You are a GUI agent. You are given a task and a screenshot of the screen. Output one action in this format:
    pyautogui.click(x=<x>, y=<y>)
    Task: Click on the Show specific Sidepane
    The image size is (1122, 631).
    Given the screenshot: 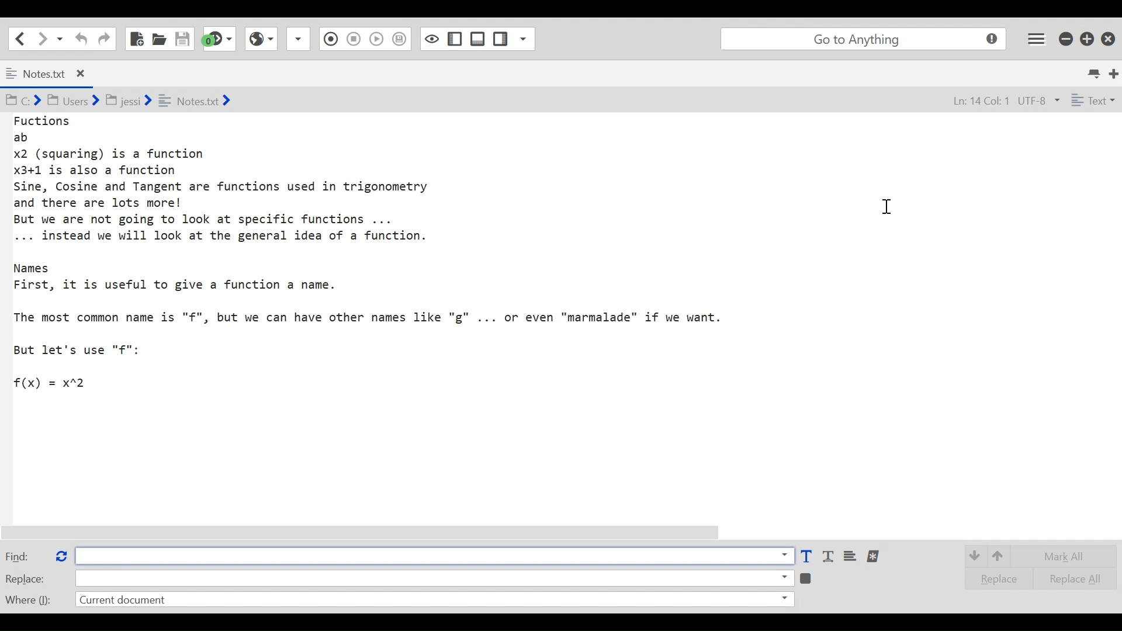 What is the action you would take?
    pyautogui.click(x=514, y=39)
    